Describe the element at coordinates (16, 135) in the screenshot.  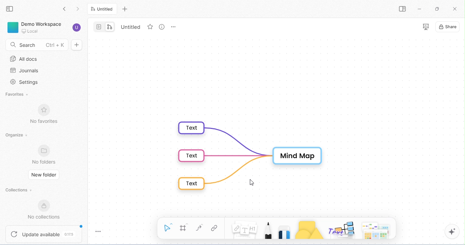
I see `organize` at that location.